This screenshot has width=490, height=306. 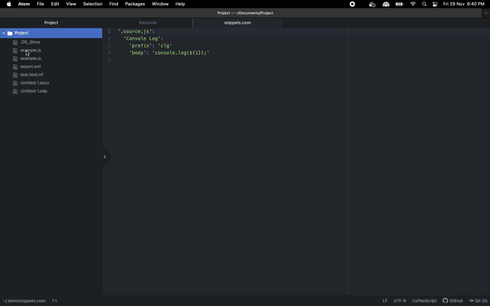 What do you see at coordinates (29, 75) in the screenshot?
I see `rlf` at bounding box center [29, 75].